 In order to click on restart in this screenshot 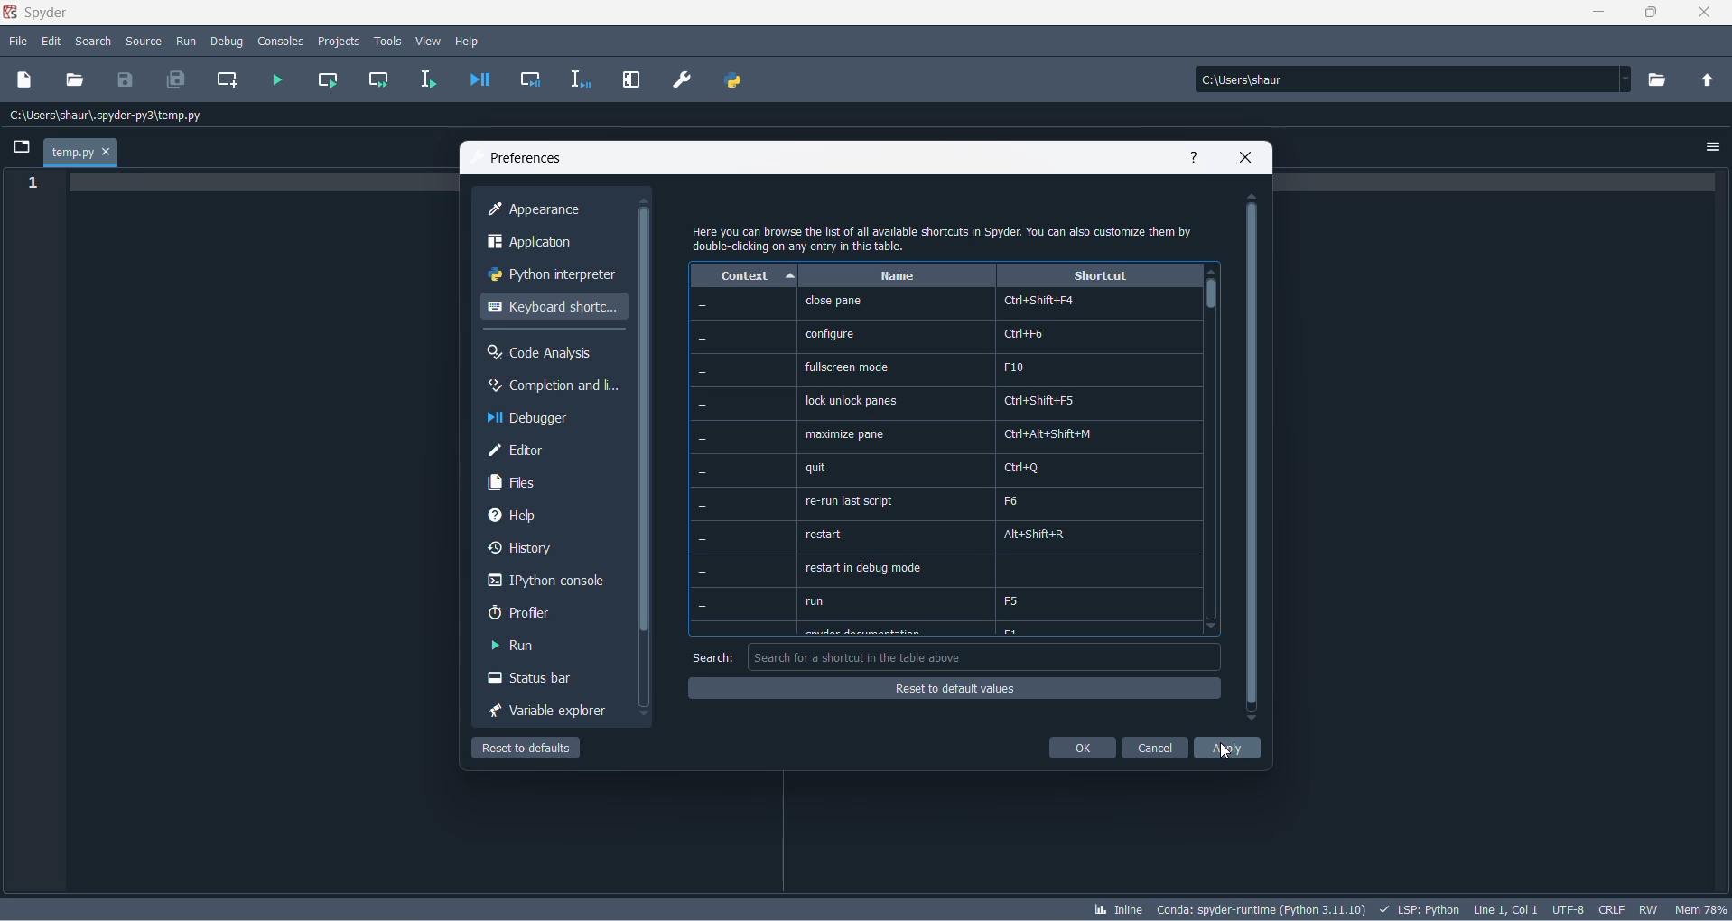, I will do `click(826, 535)`.